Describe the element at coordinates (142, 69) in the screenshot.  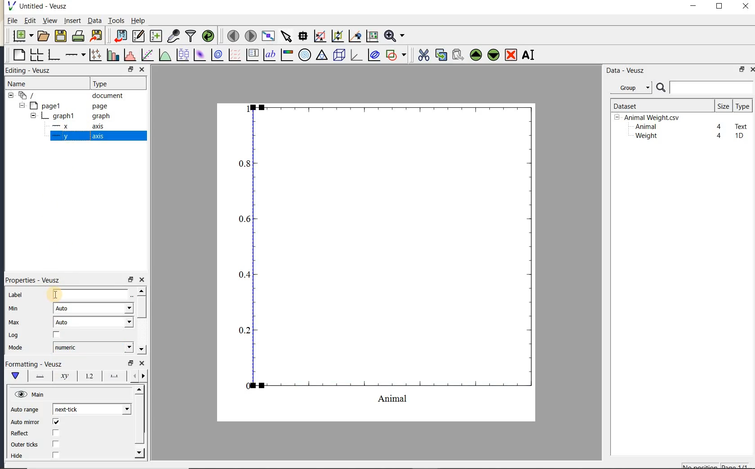
I see `CLOSE` at that location.